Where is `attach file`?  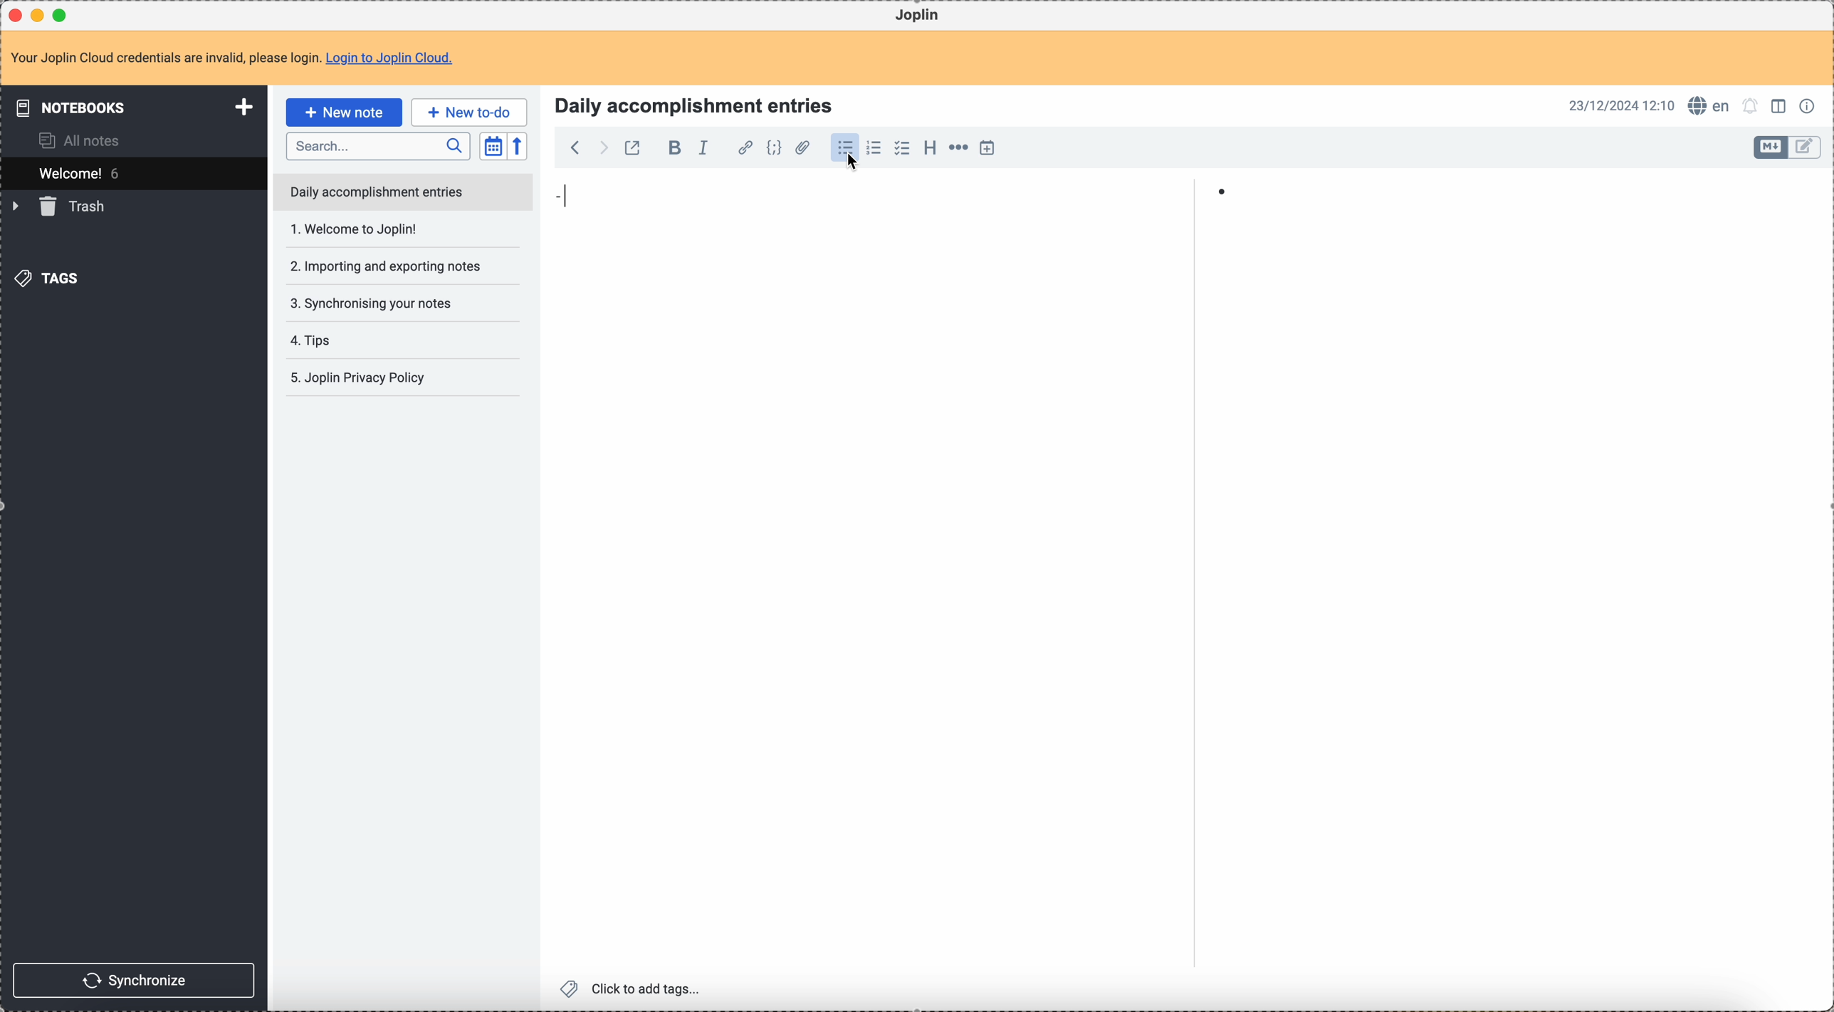
attach file is located at coordinates (802, 148).